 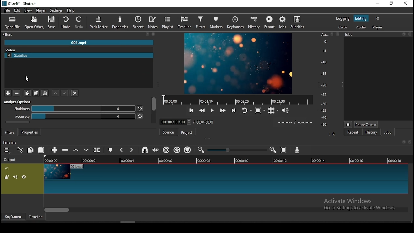 What do you see at coordinates (273, 150) in the screenshot?
I see `zoom timeline` at bounding box center [273, 150].